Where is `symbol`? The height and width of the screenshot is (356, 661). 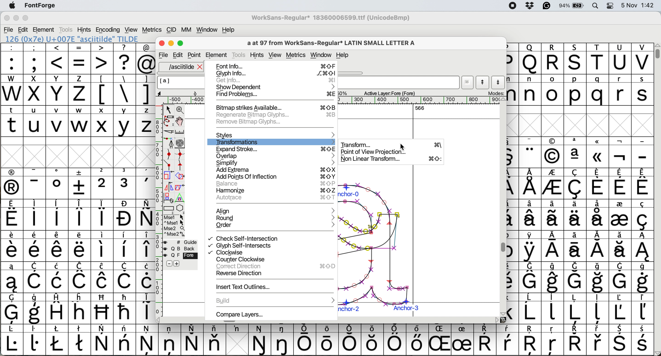
symbol is located at coordinates (575, 278).